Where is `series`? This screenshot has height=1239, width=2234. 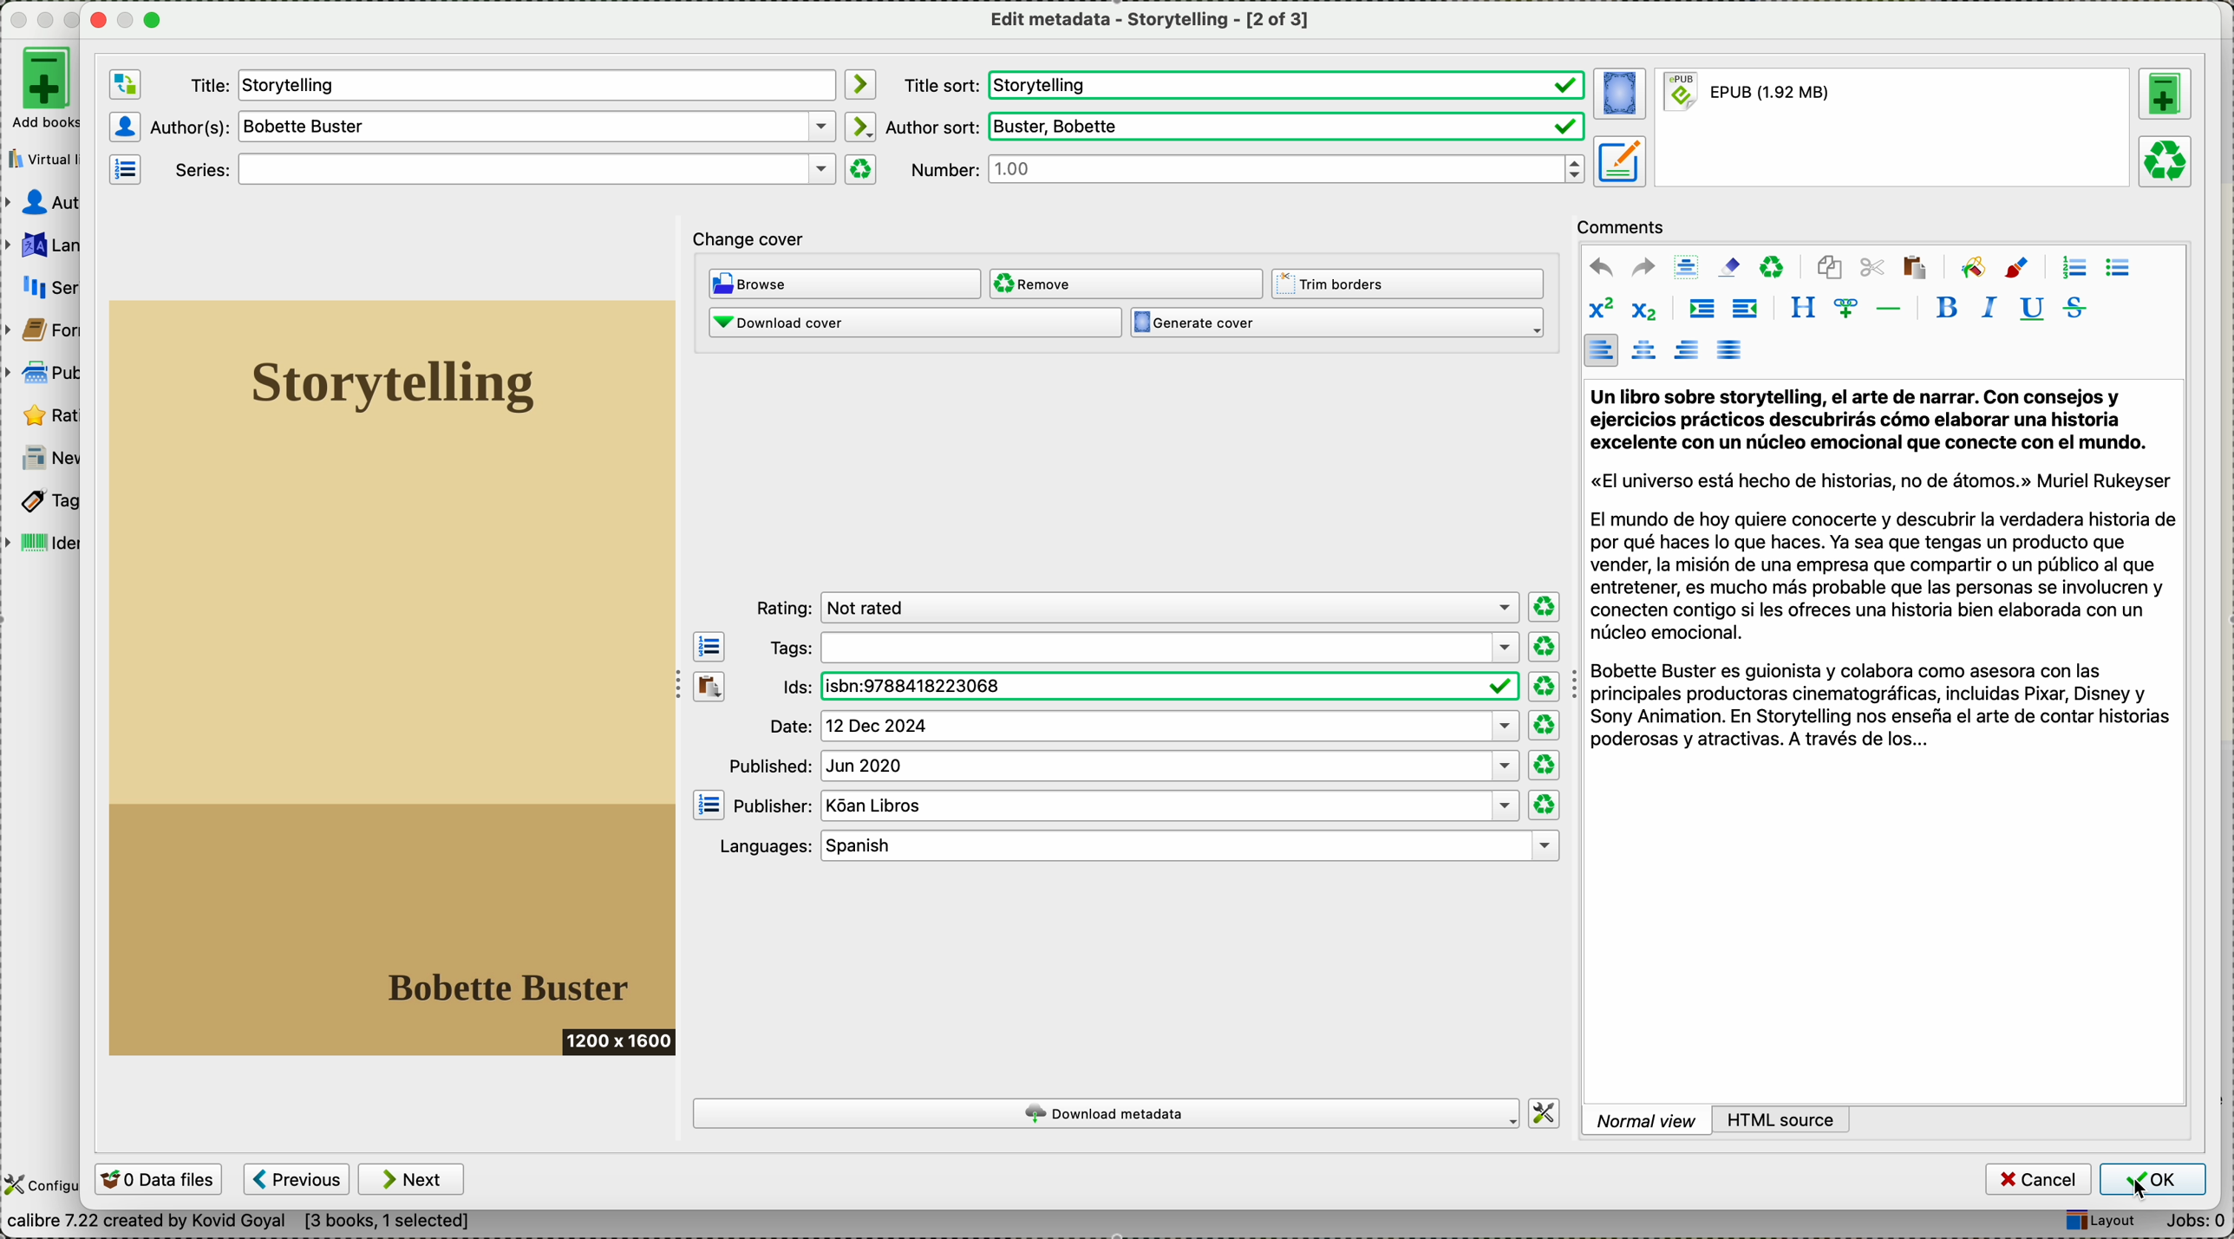 series is located at coordinates (56, 283).